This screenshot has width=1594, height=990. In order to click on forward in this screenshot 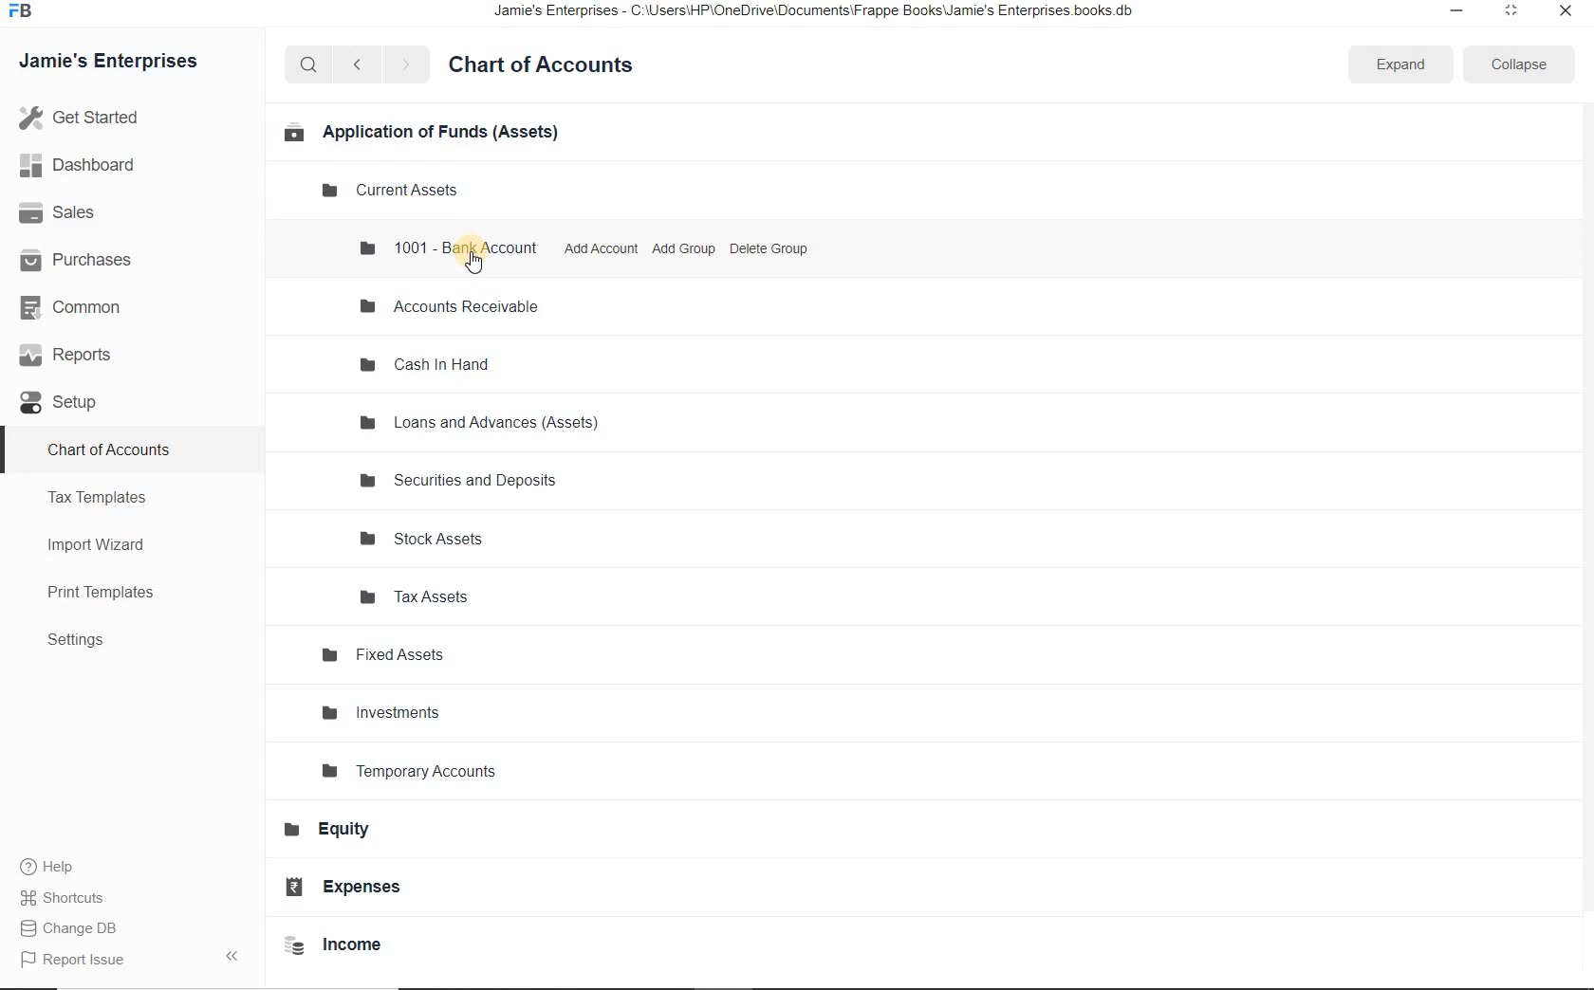, I will do `click(407, 64)`.